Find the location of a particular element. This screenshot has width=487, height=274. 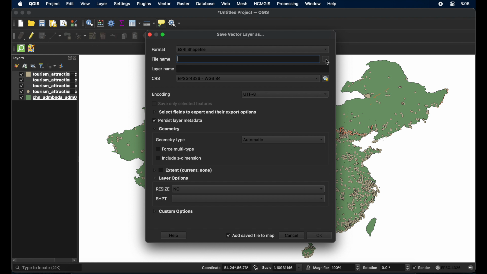

ok is located at coordinates (321, 236).